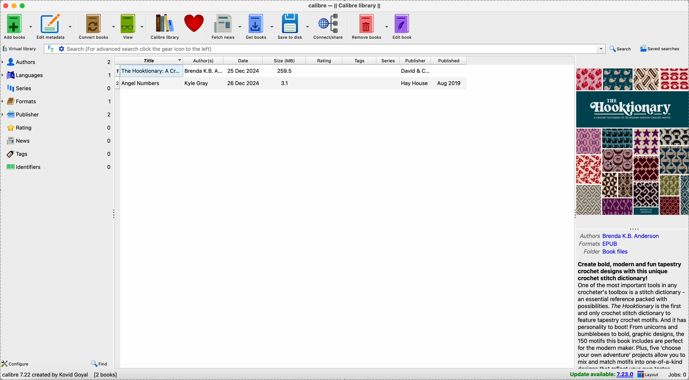  What do you see at coordinates (18, 26) in the screenshot?
I see `add books` at bounding box center [18, 26].